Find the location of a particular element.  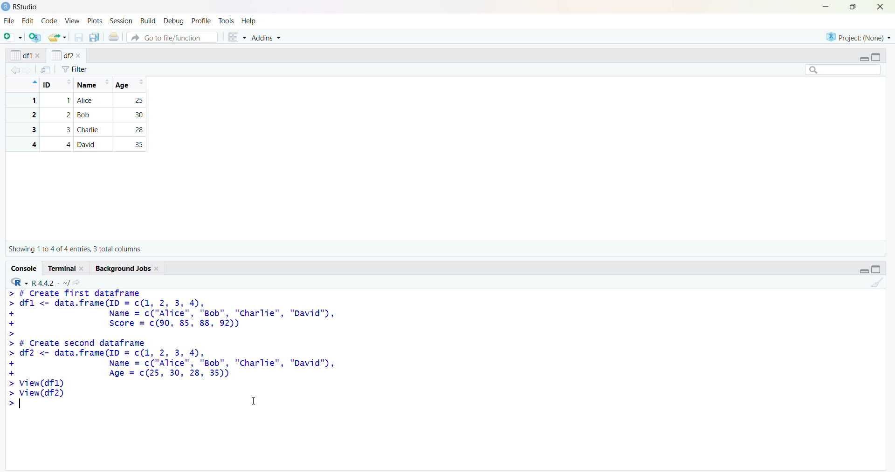

ID is located at coordinates (57, 85).